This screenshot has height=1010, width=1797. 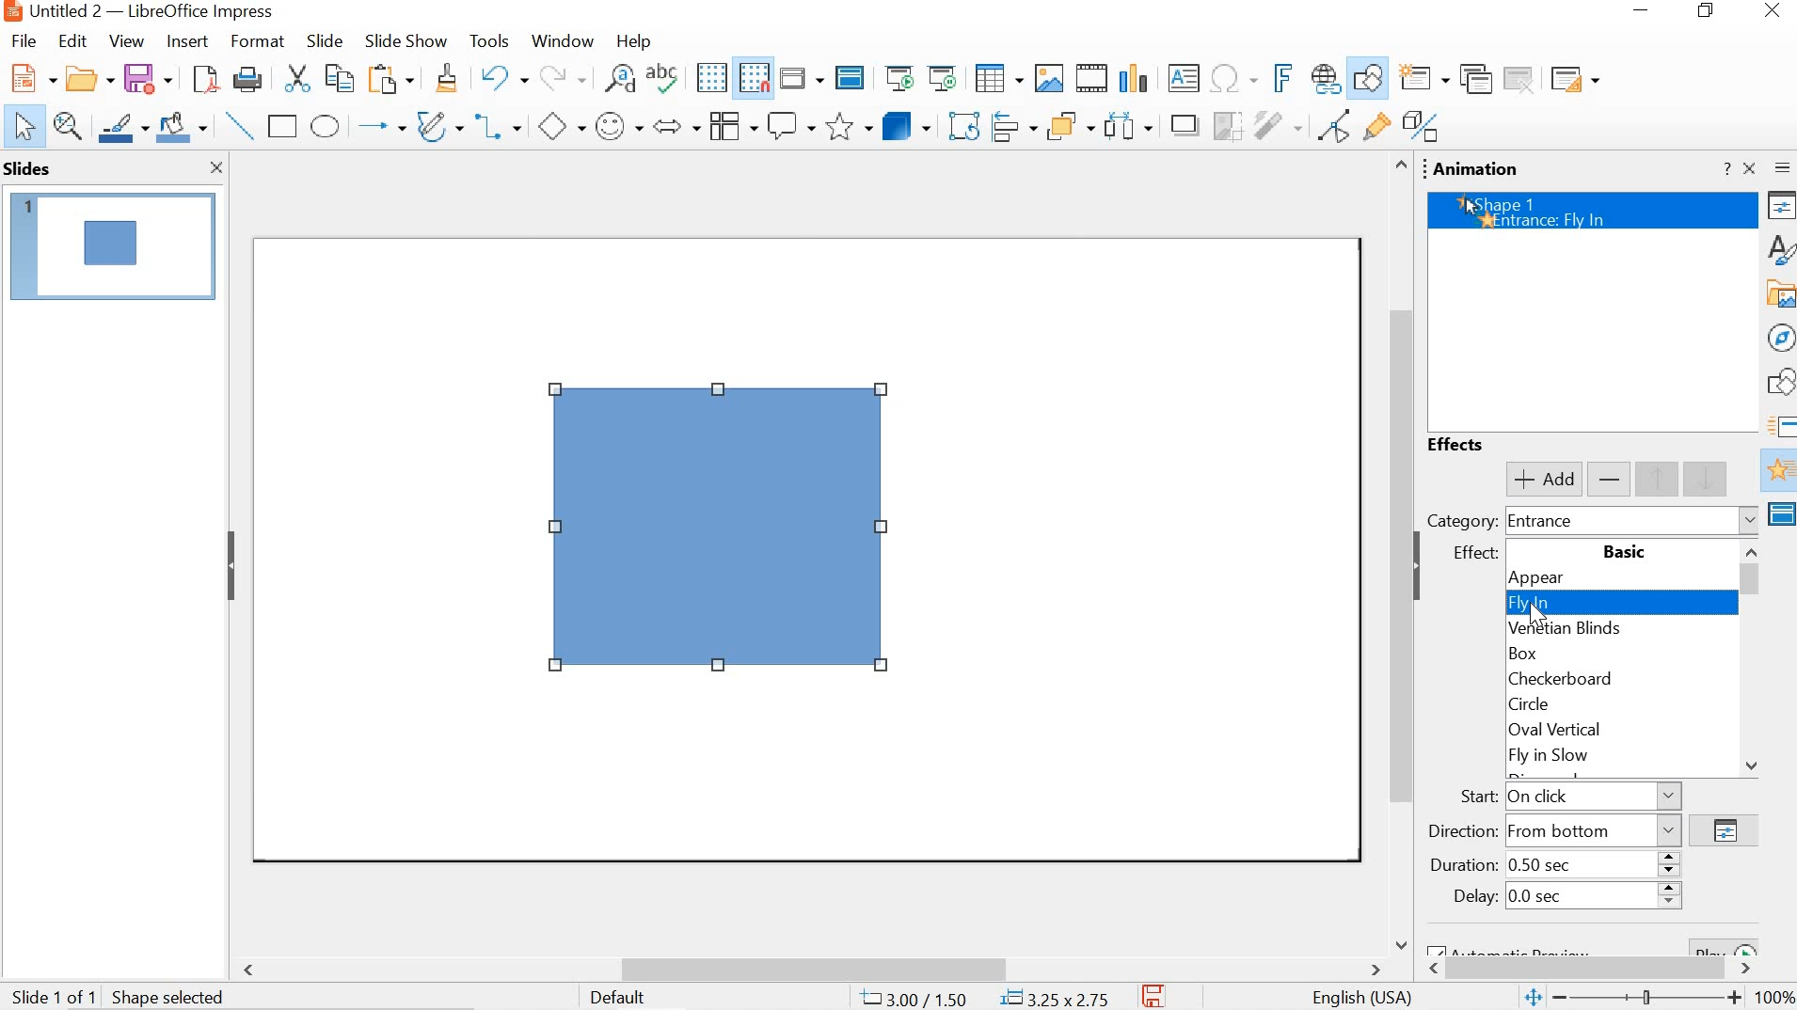 I want to click on slideshow, so click(x=405, y=41).